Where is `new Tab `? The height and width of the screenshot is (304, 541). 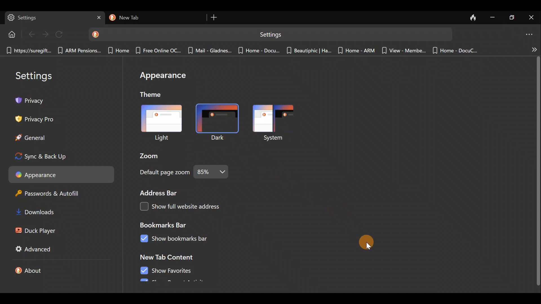
new Tab  is located at coordinates (156, 18).